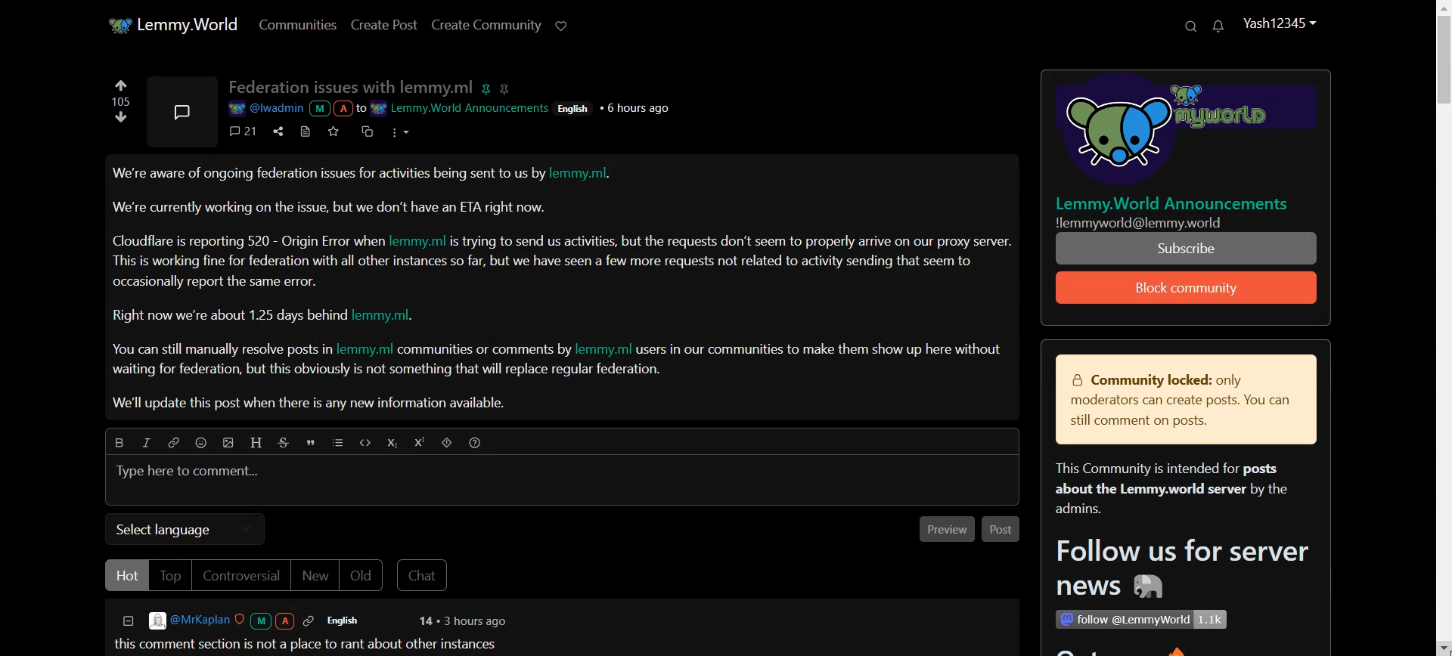 This screenshot has height=656, width=1452. What do you see at coordinates (1145, 221) in the screenshot?
I see `Illemmyworld@lemmy.world` at bounding box center [1145, 221].